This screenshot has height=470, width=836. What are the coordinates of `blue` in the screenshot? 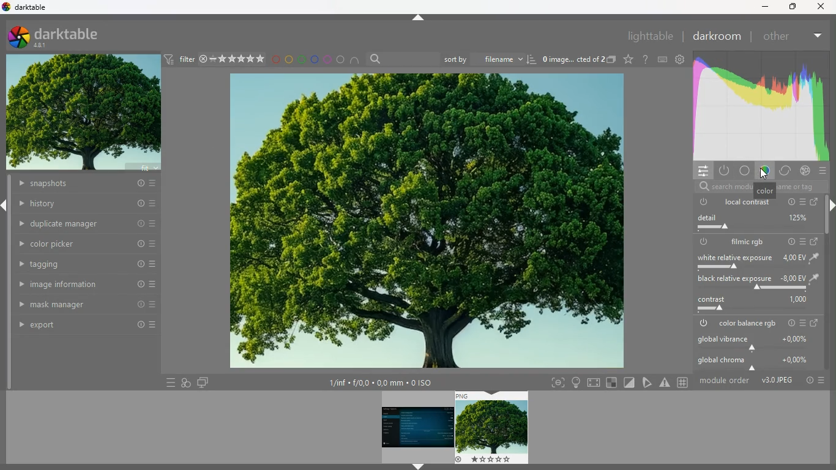 It's located at (315, 59).